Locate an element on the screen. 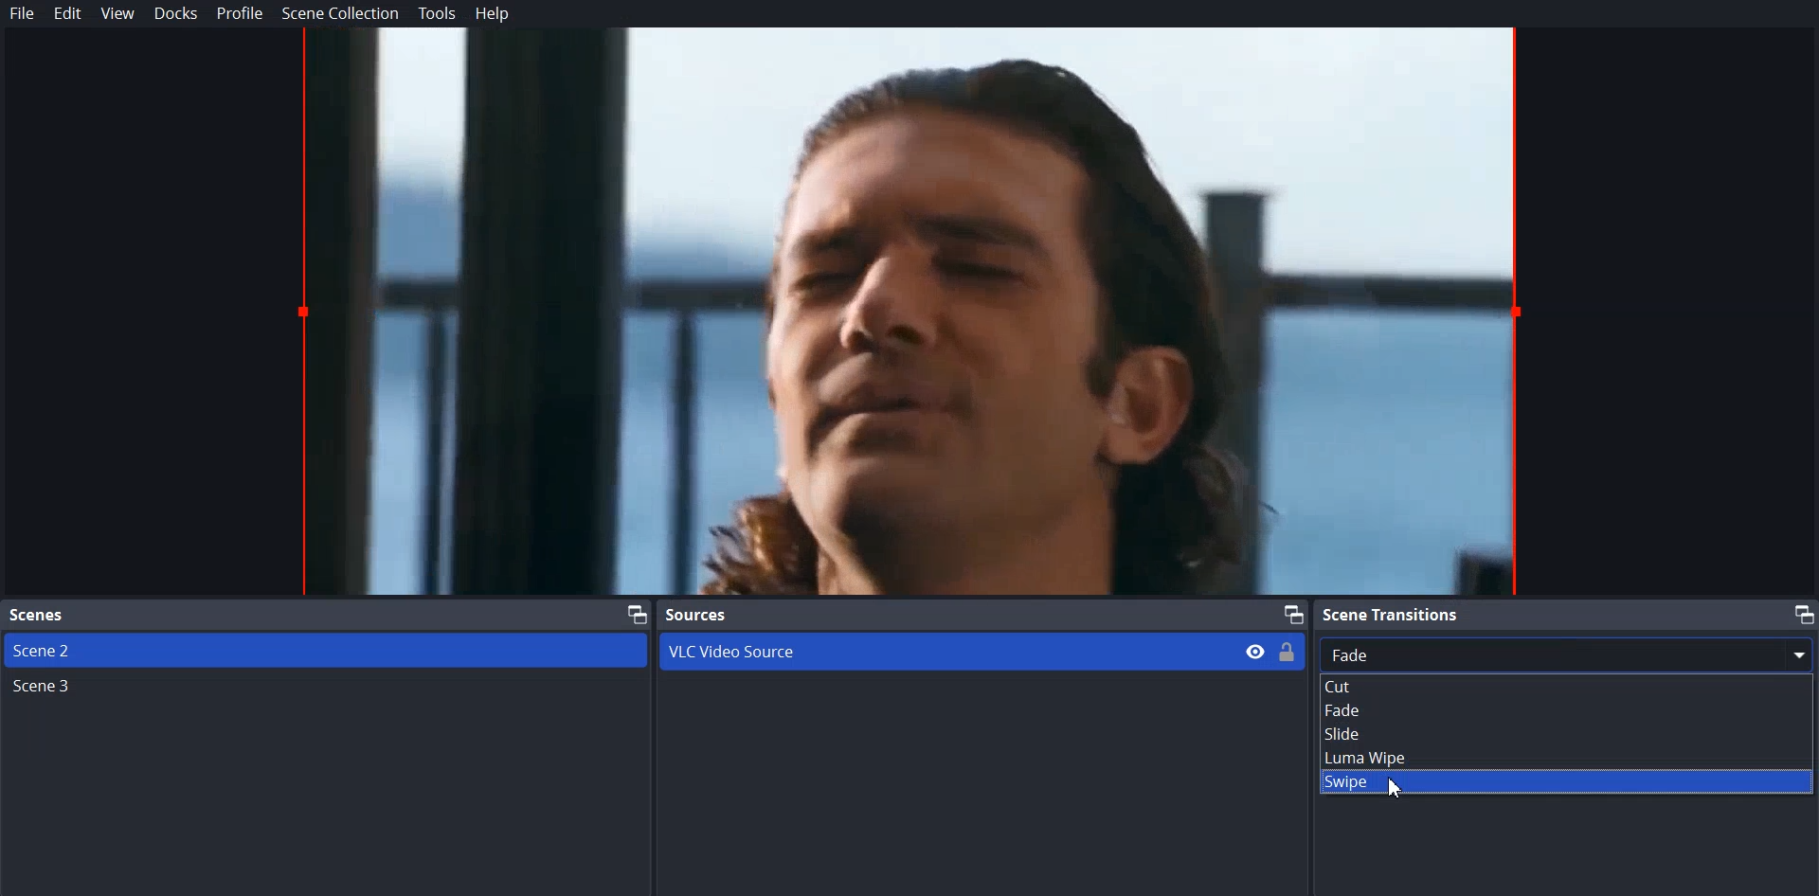  Profile is located at coordinates (239, 14).